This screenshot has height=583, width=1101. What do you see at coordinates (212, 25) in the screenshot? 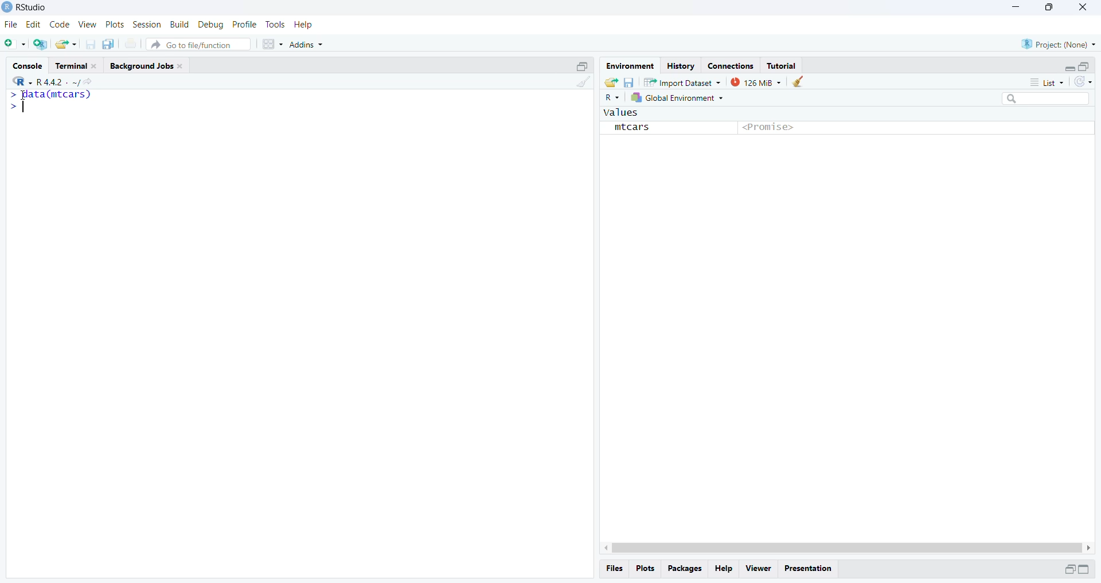
I see `Debug` at bounding box center [212, 25].